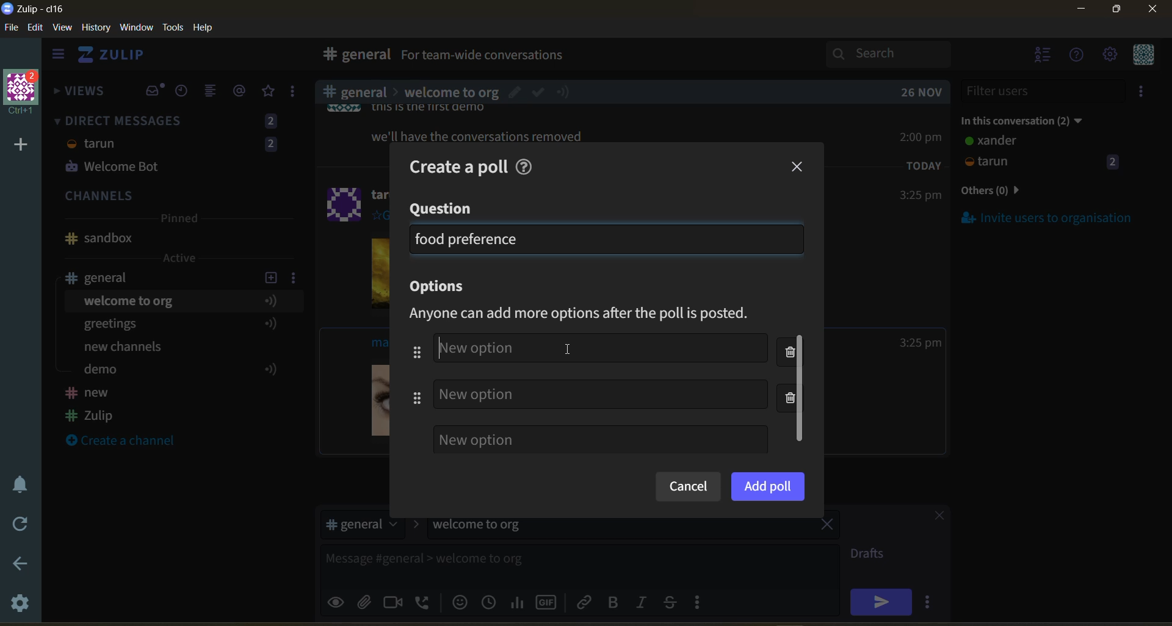 This screenshot has height=626, width=1172. Describe the element at coordinates (768, 486) in the screenshot. I see `add poll` at that location.